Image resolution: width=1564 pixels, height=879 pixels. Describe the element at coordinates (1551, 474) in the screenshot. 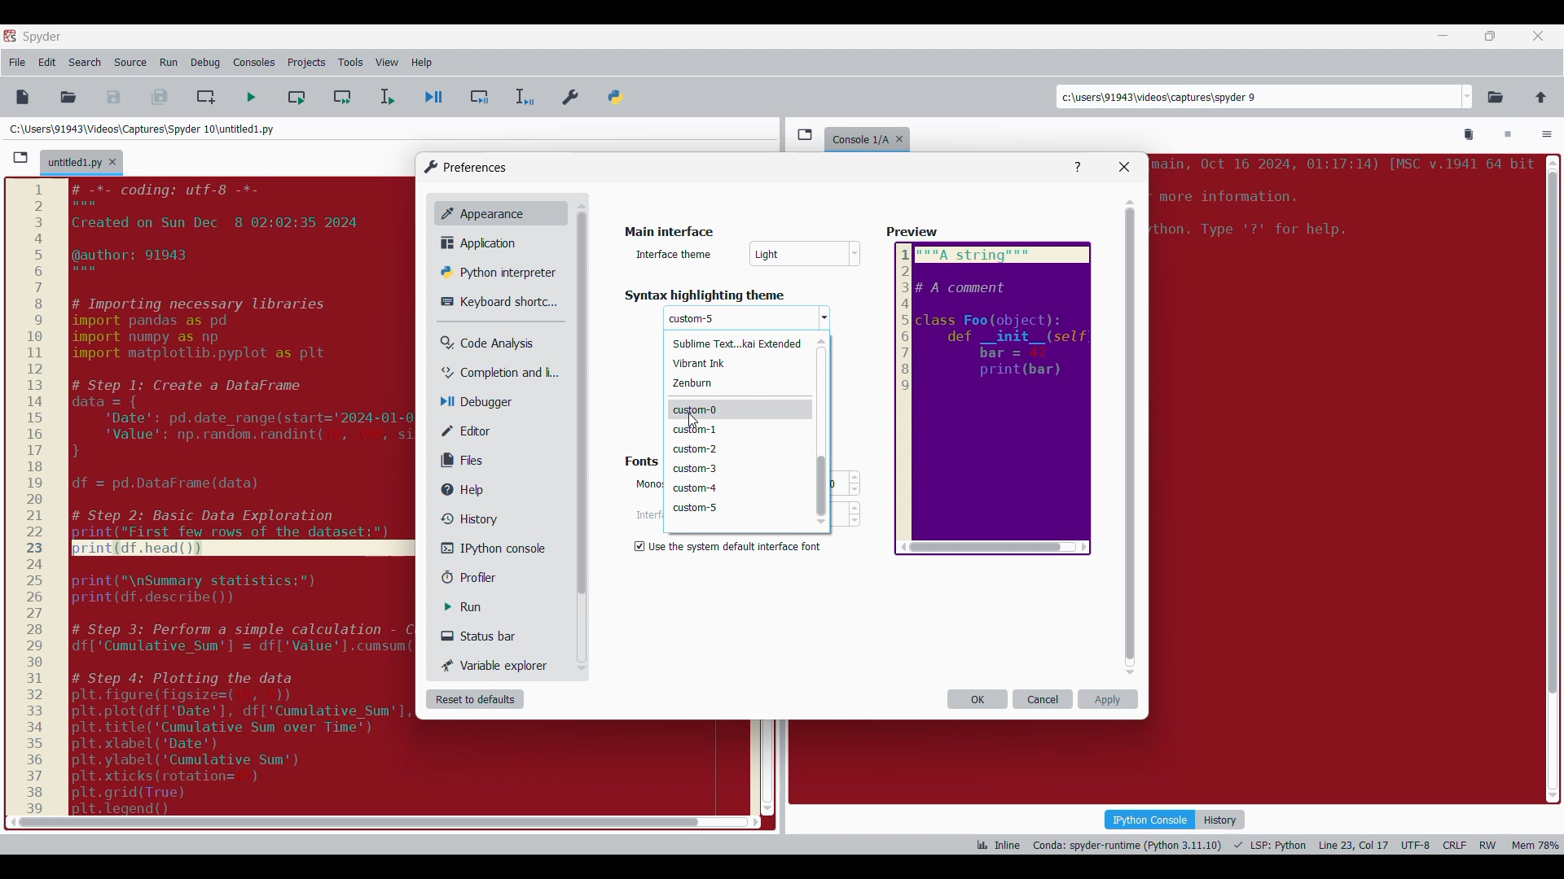

I see `scroll bar` at that location.